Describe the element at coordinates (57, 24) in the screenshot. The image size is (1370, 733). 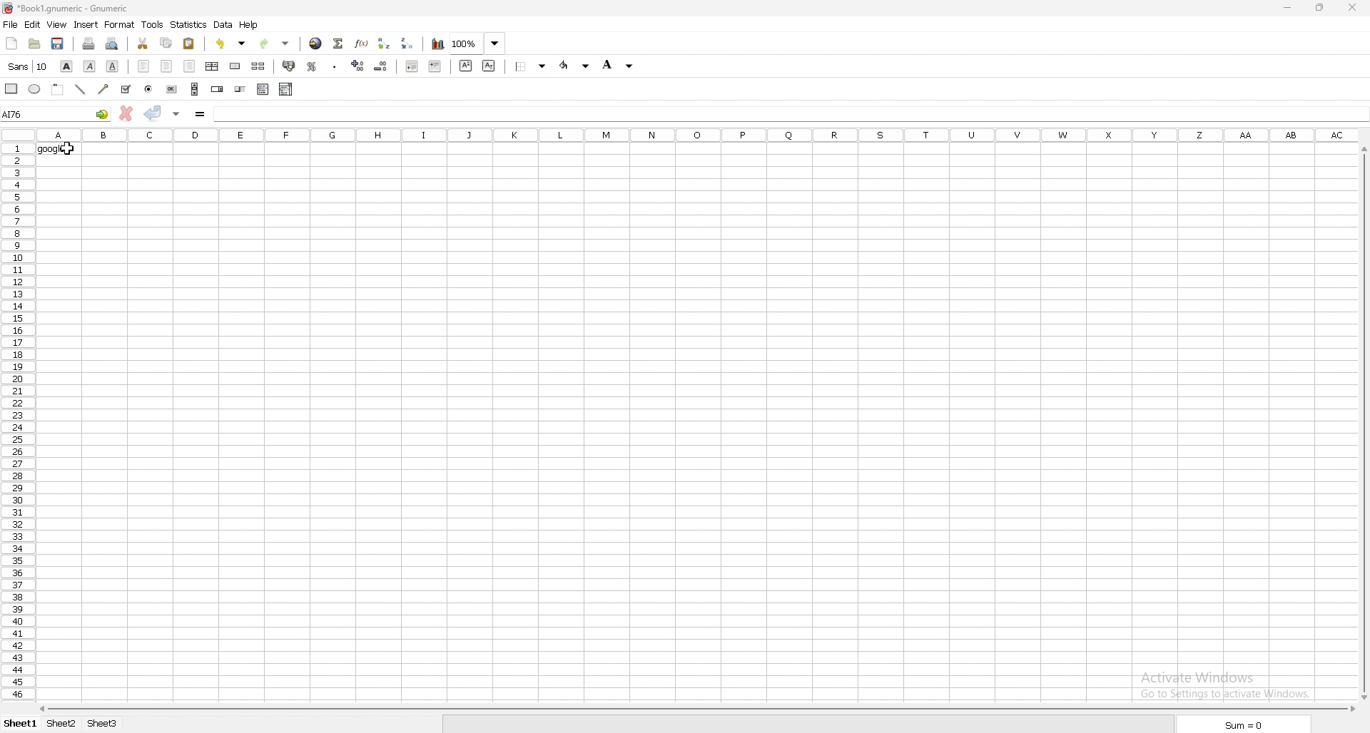
I see `view` at that location.